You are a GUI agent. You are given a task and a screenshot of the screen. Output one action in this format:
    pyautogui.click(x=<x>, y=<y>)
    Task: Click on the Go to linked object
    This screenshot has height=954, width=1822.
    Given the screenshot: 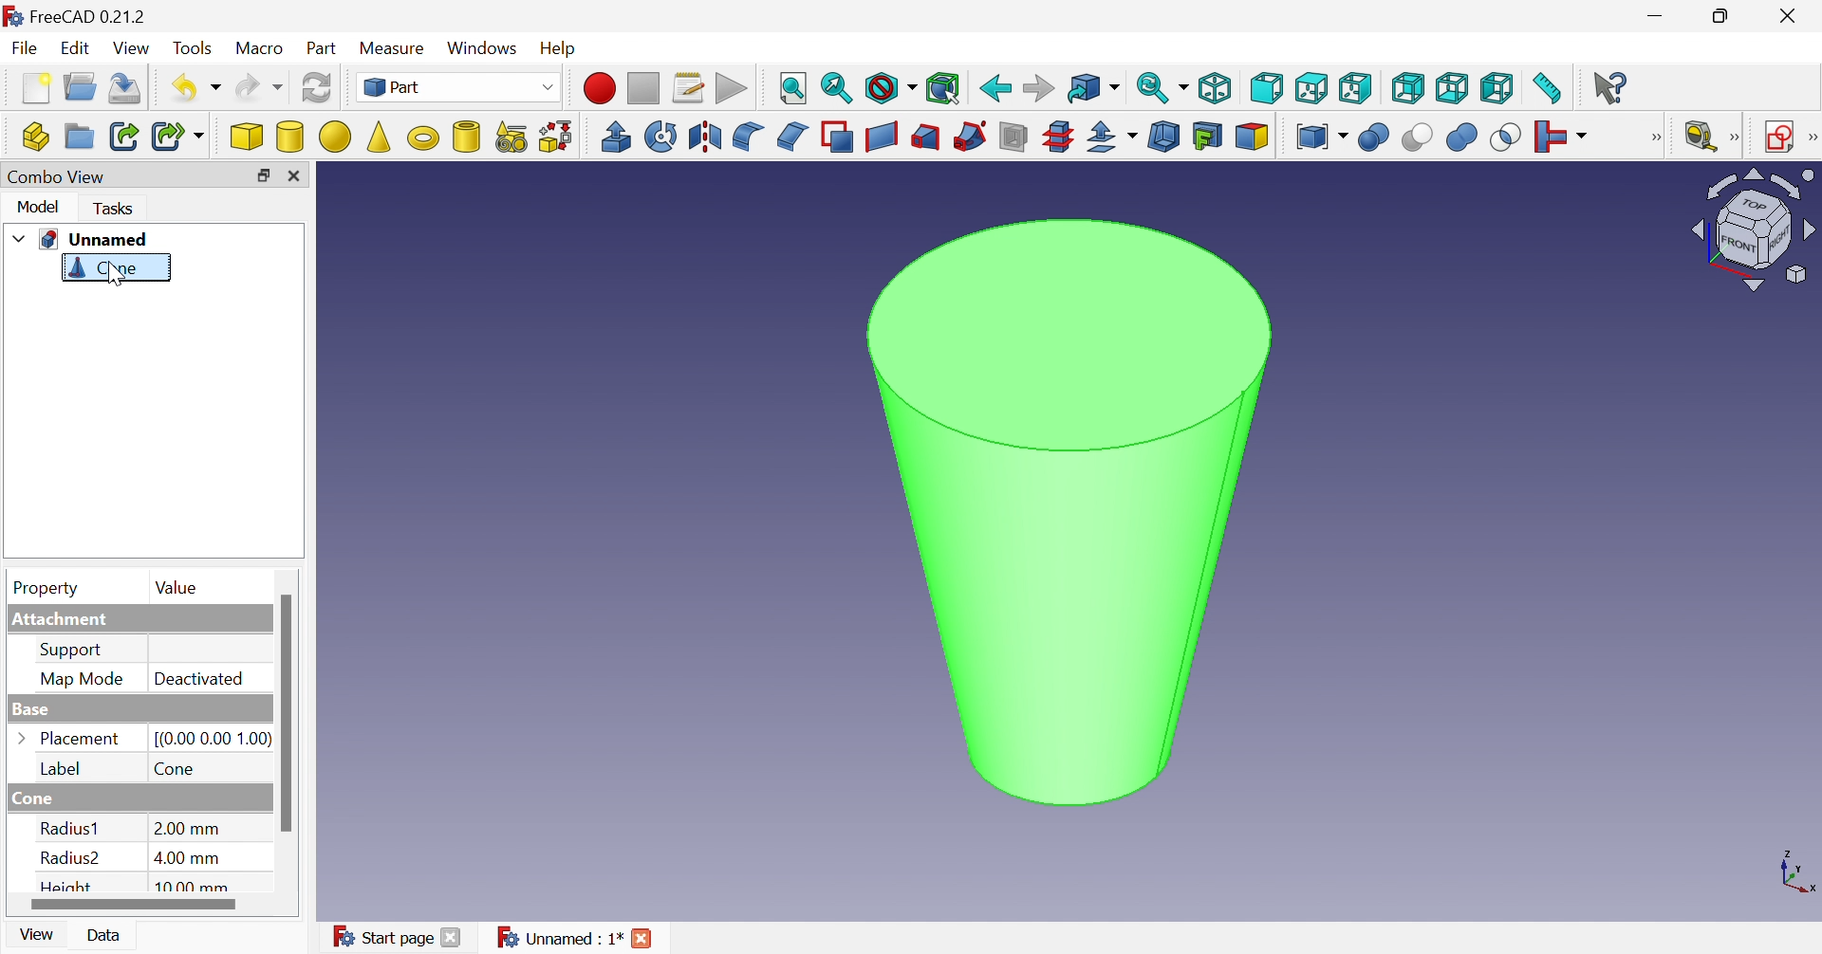 What is the action you would take?
    pyautogui.click(x=1094, y=88)
    